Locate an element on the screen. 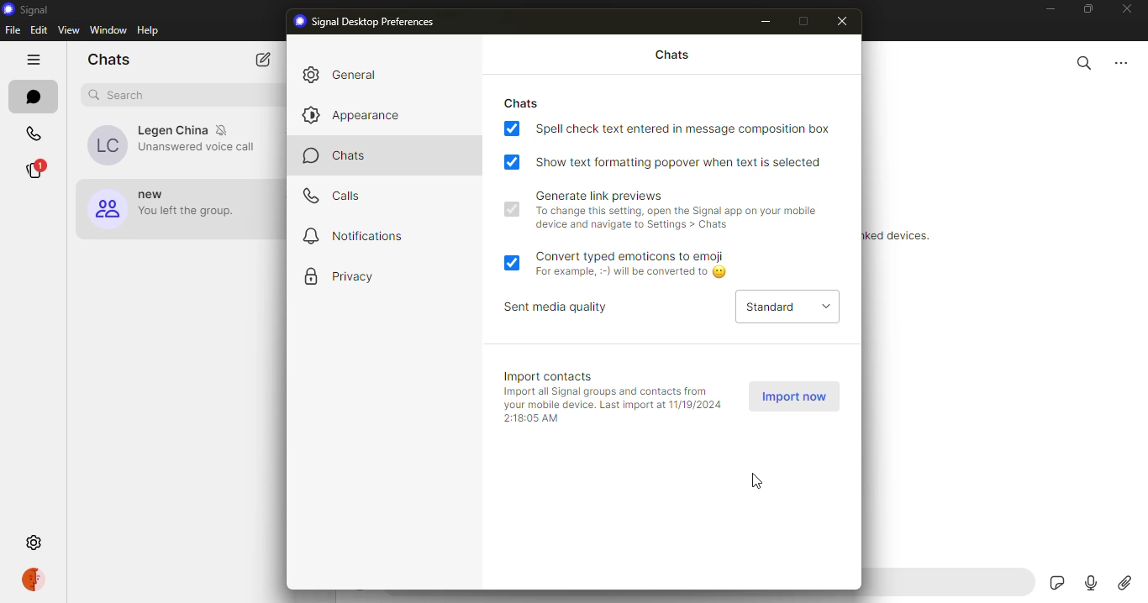 The height and width of the screenshot is (603, 1148). sticker is located at coordinates (1056, 584).